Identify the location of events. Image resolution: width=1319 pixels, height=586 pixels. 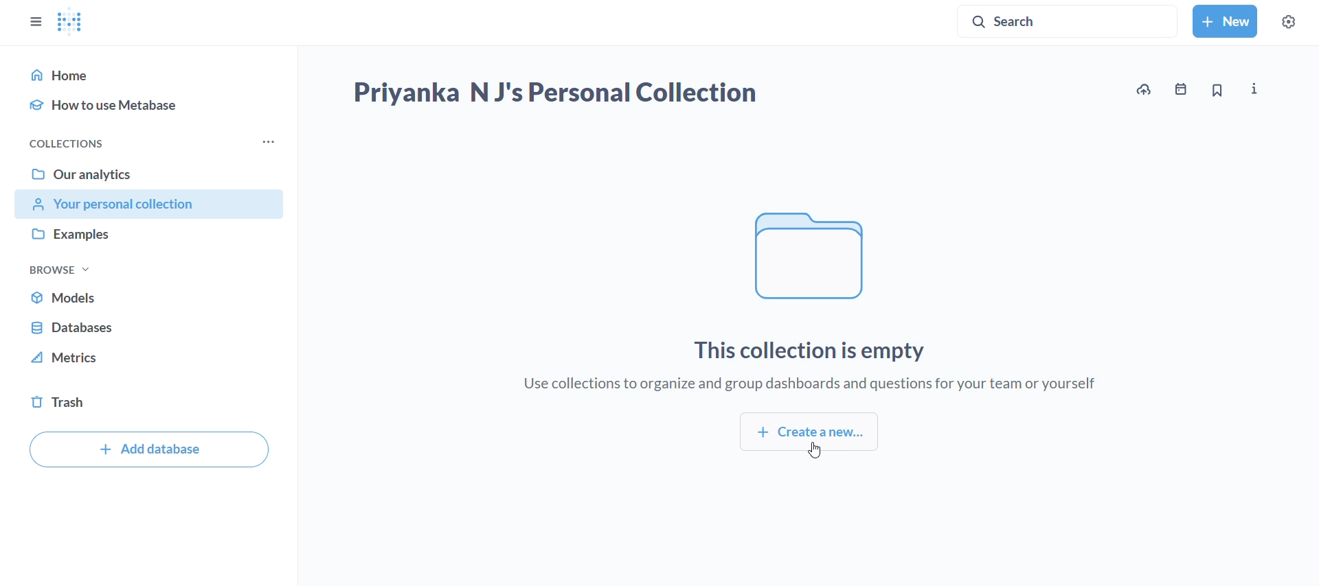
(1183, 91).